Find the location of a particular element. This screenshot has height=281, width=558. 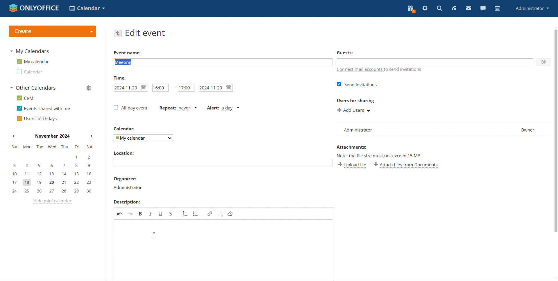

select application is located at coordinates (87, 8).